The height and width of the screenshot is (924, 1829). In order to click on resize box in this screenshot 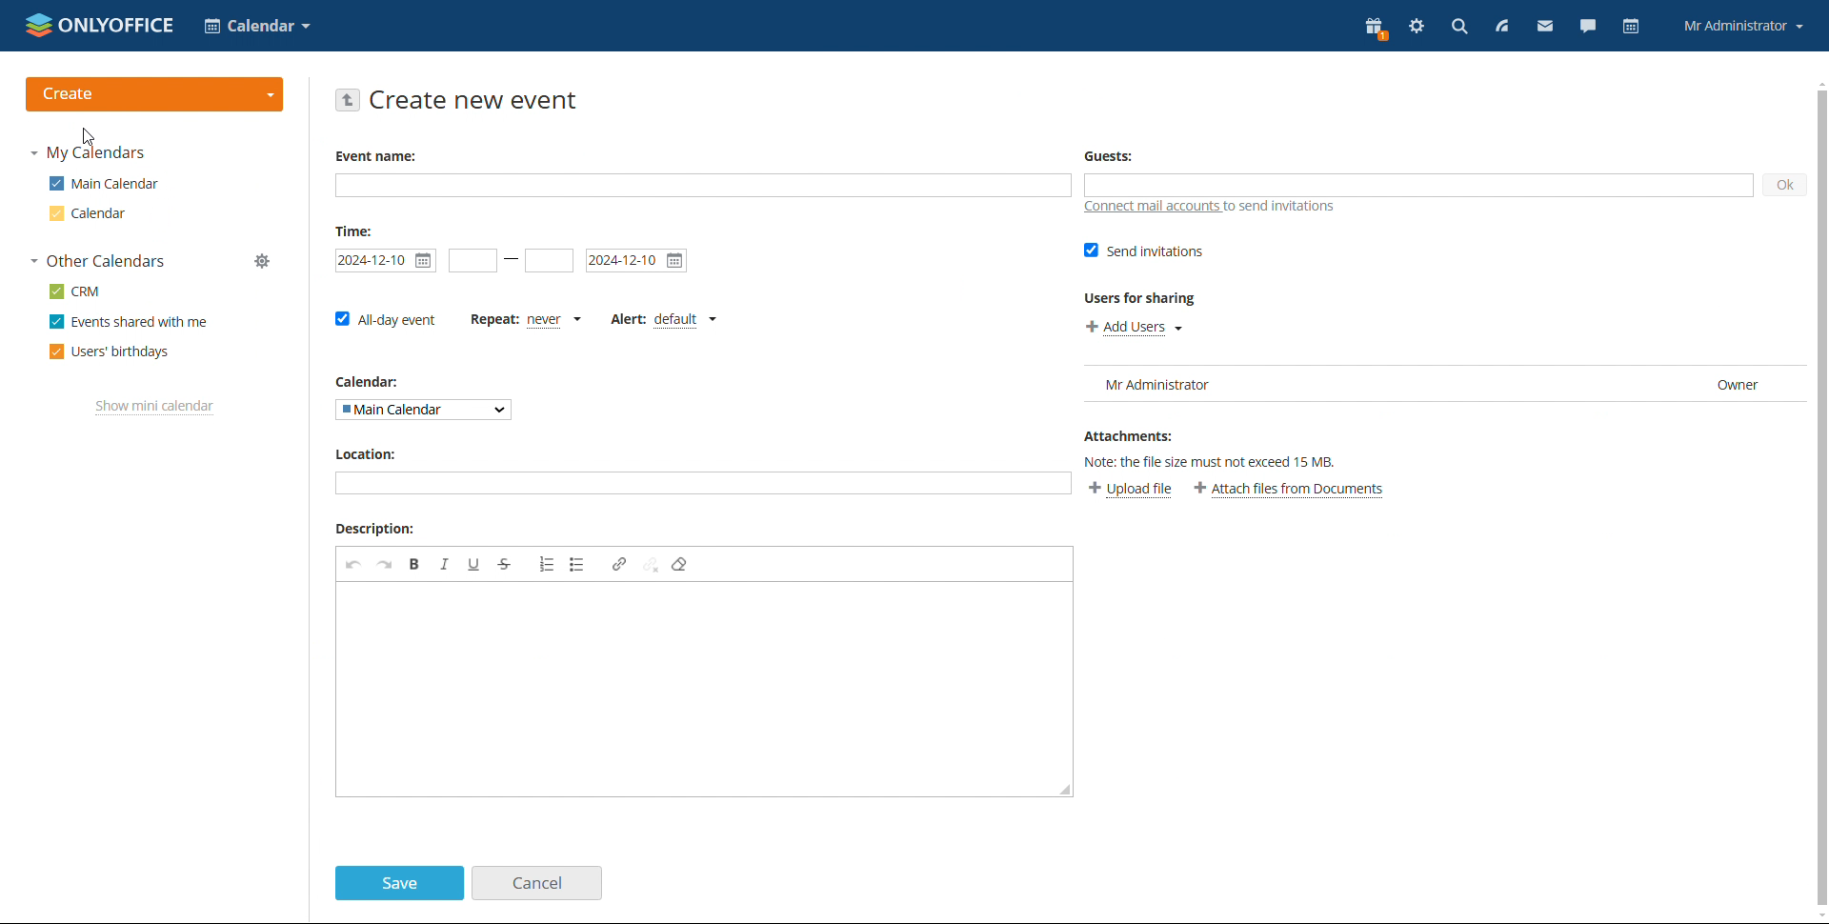, I will do `click(1065, 788)`.